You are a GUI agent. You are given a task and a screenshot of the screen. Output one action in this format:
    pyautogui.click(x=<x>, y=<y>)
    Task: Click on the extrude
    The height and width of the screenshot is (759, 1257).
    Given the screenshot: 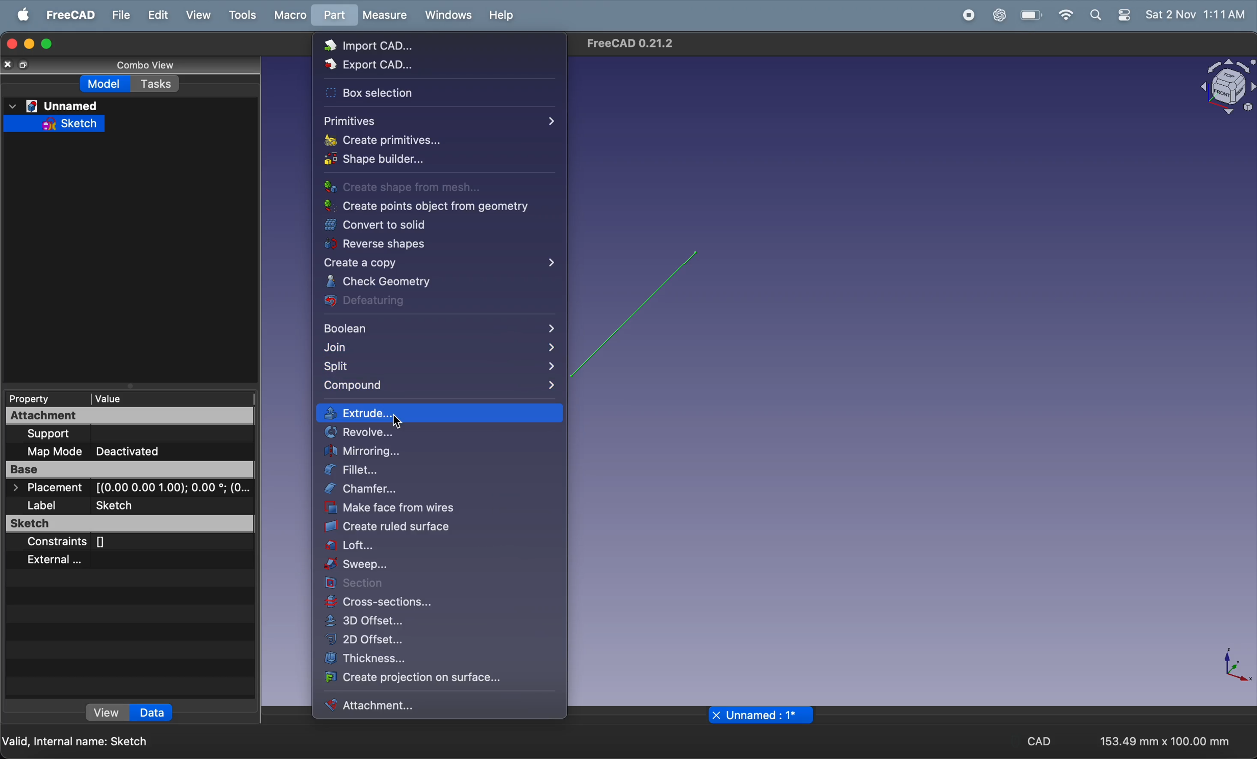 What is the action you would take?
    pyautogui.click(x=438, y=412)
    